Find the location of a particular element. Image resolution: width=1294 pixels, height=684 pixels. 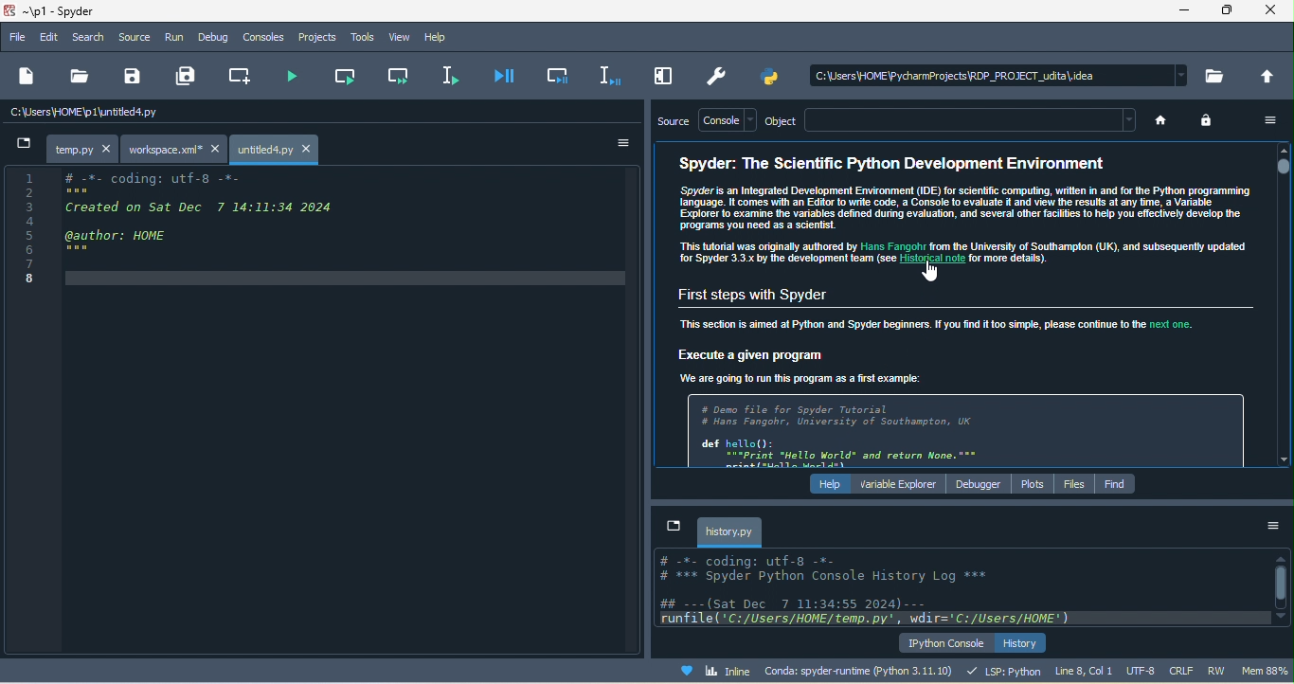

browse is located at coordinates (1212, 76).